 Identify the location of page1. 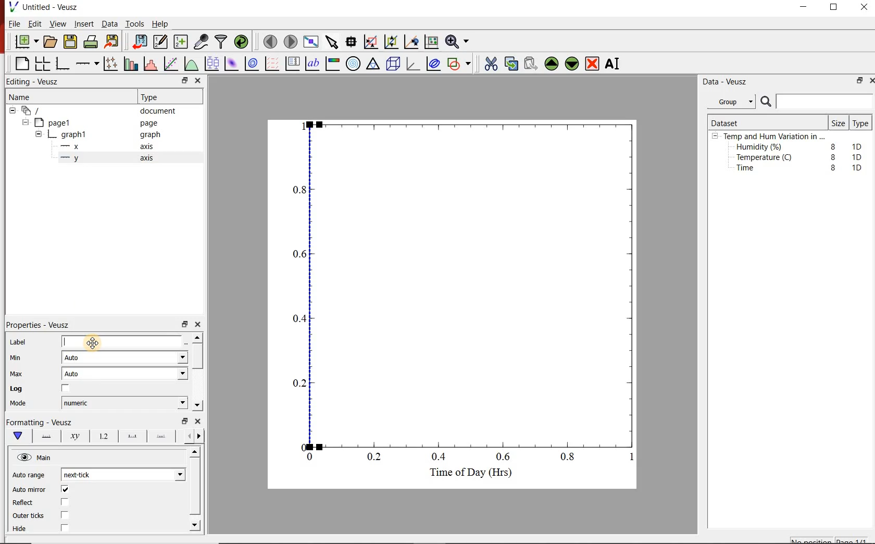
(58, 122).